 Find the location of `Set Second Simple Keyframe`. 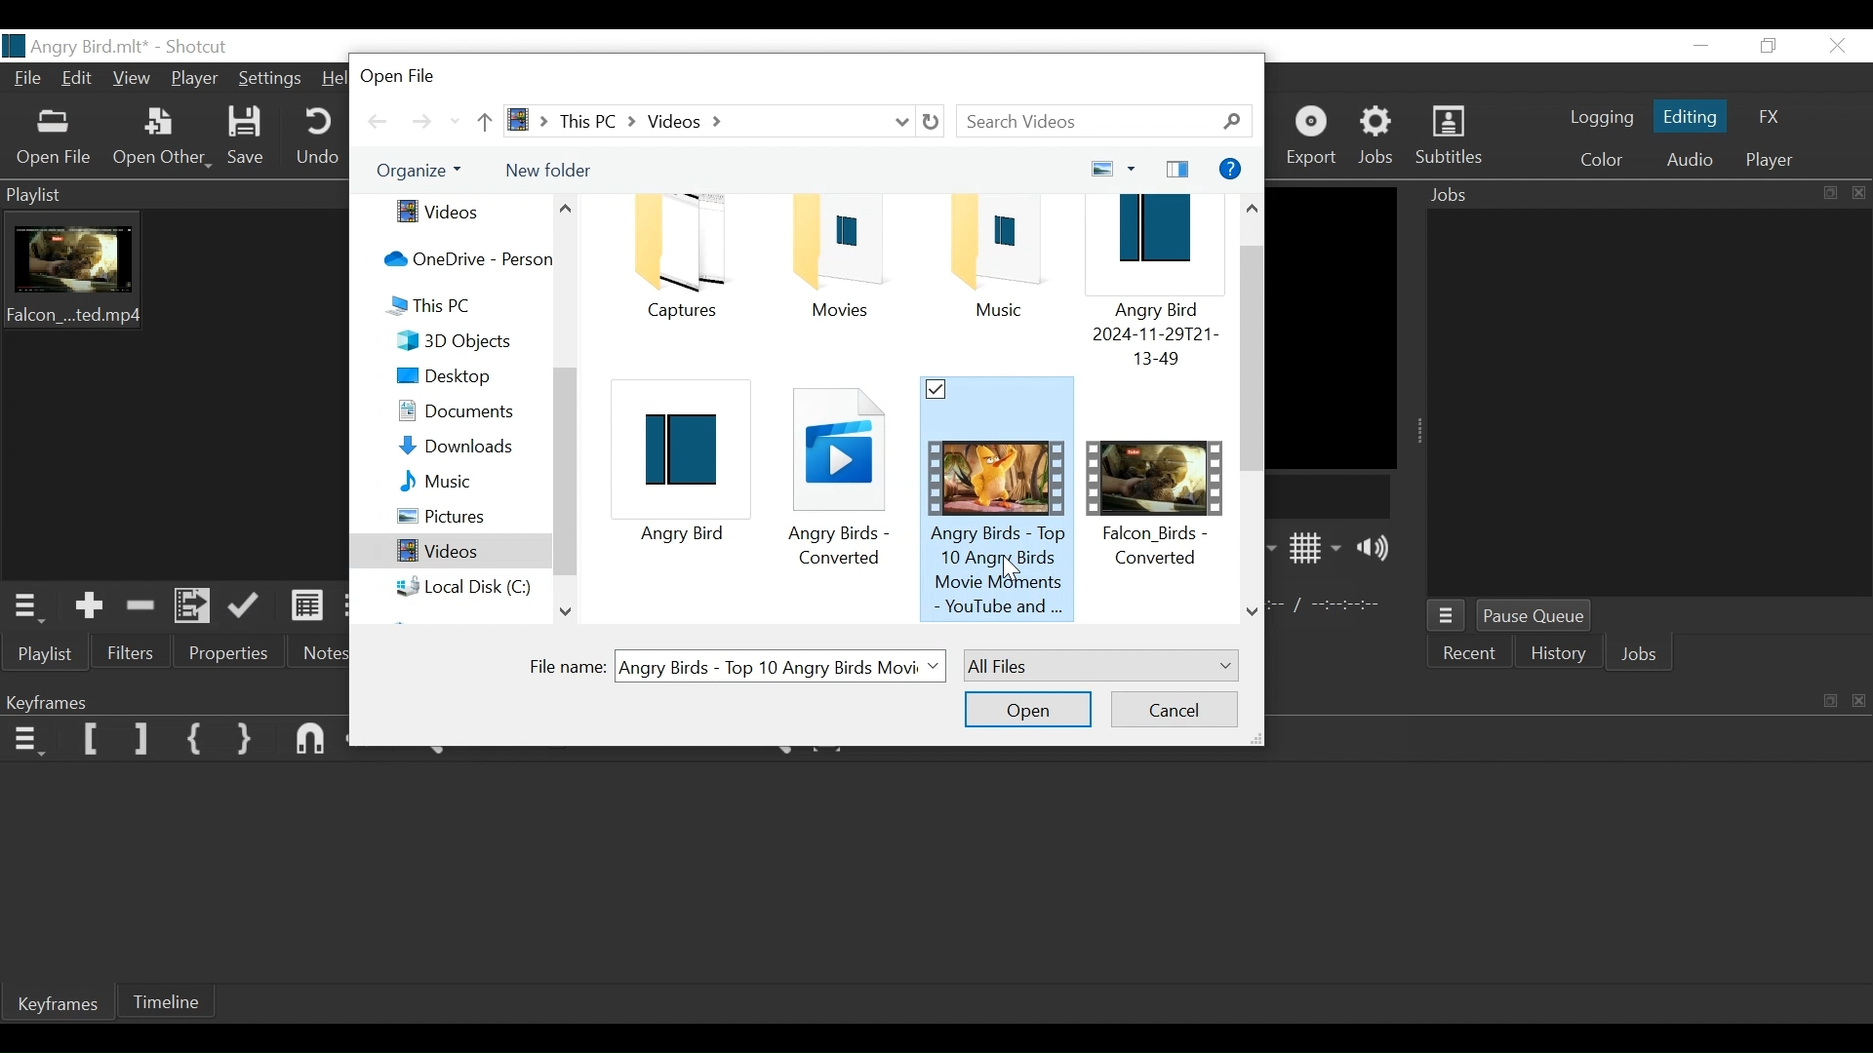

Set Second Simple Keyframe is located at coordinates (247, 741).